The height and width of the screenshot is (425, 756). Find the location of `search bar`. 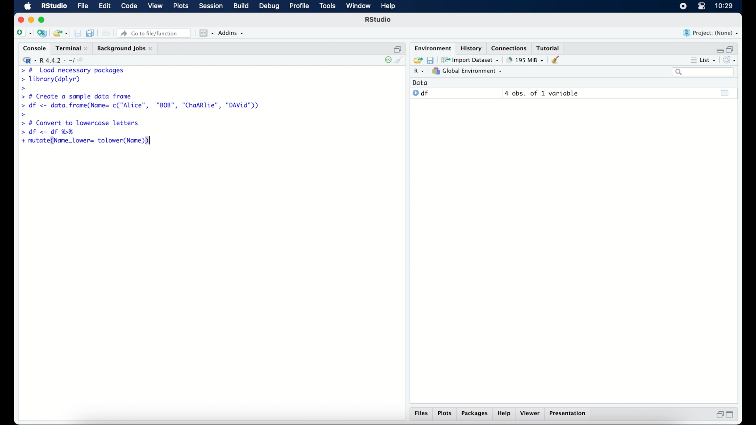

search bar is located at coordinates (702, 72).